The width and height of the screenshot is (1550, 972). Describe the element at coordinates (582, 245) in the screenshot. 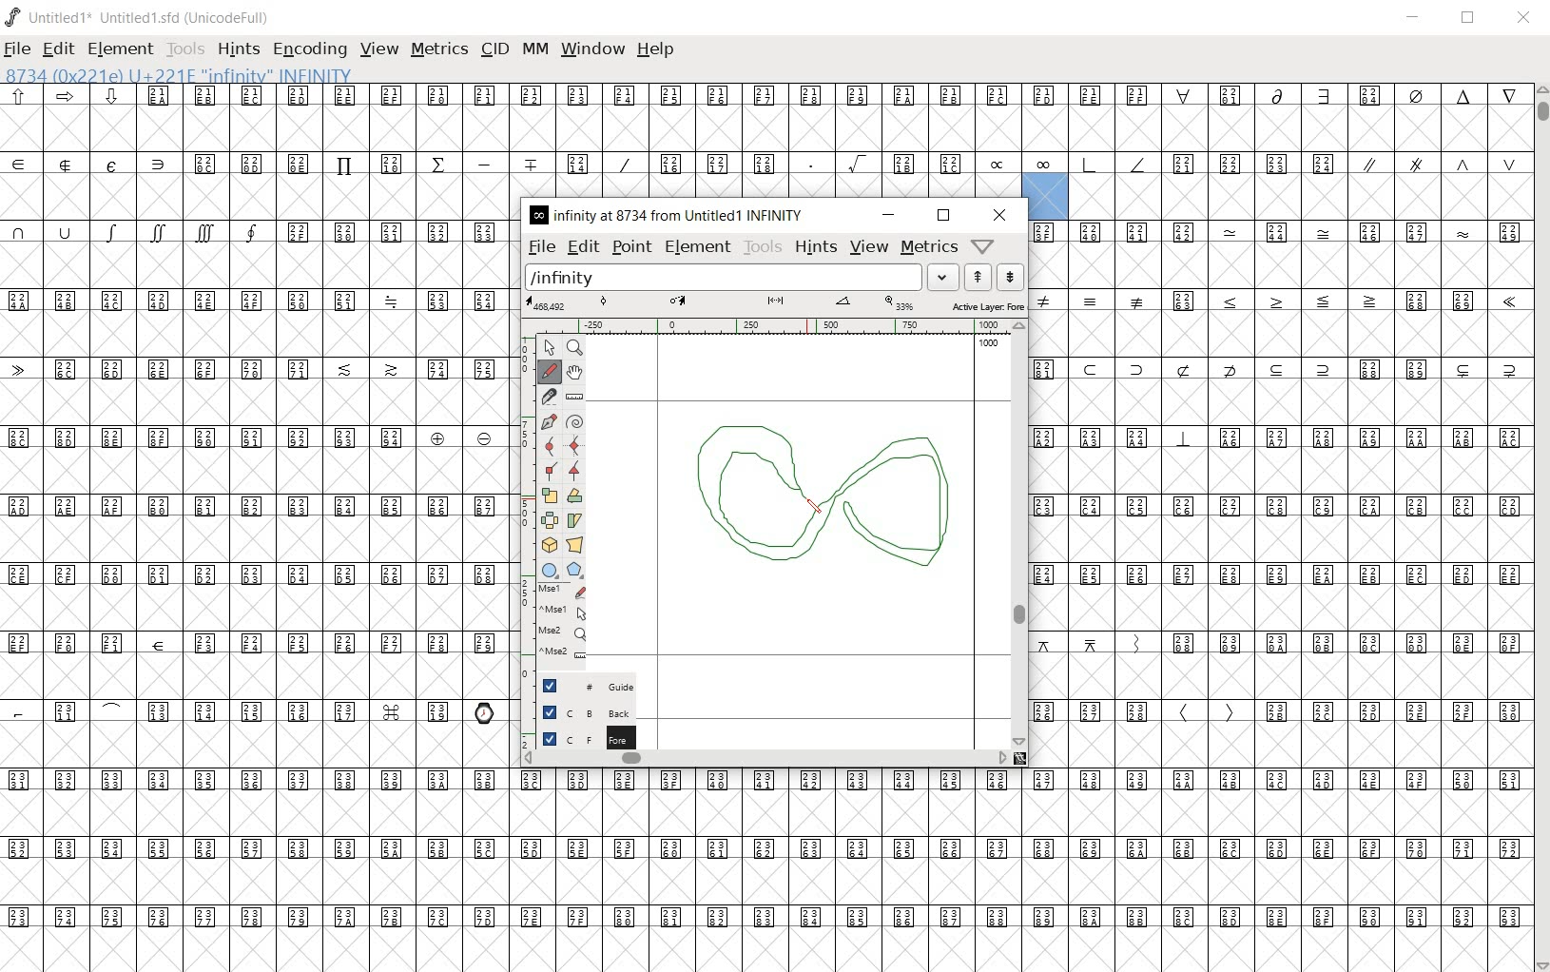

I see `edit` at that location.